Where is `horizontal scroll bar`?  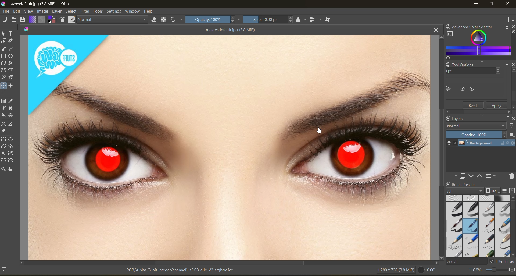 horizontal scroll bar is located at coordinates (227, 263).